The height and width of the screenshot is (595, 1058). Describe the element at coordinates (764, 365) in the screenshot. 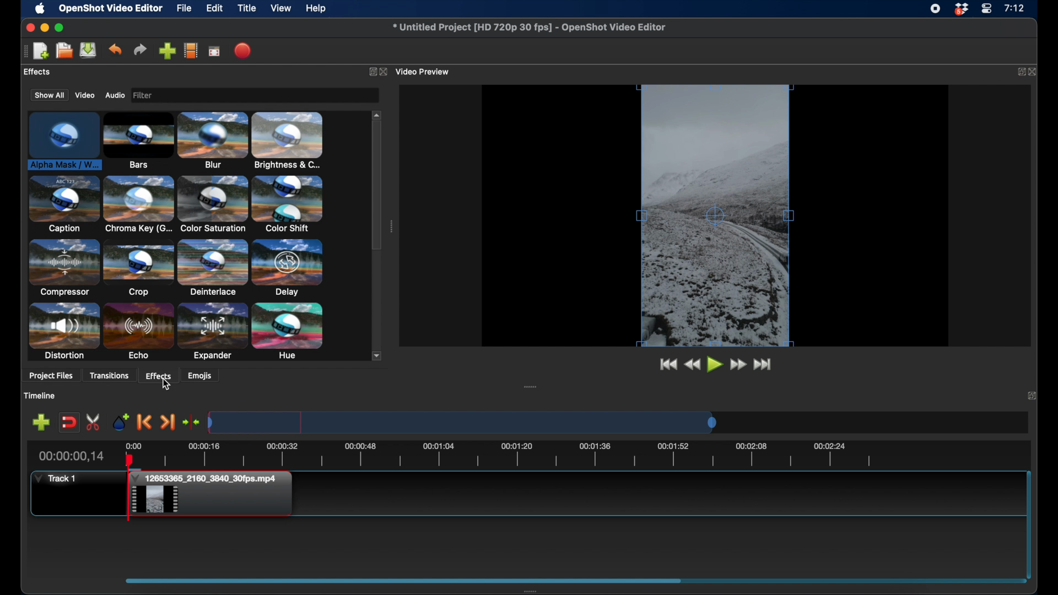

I see `jump to end` at that location.